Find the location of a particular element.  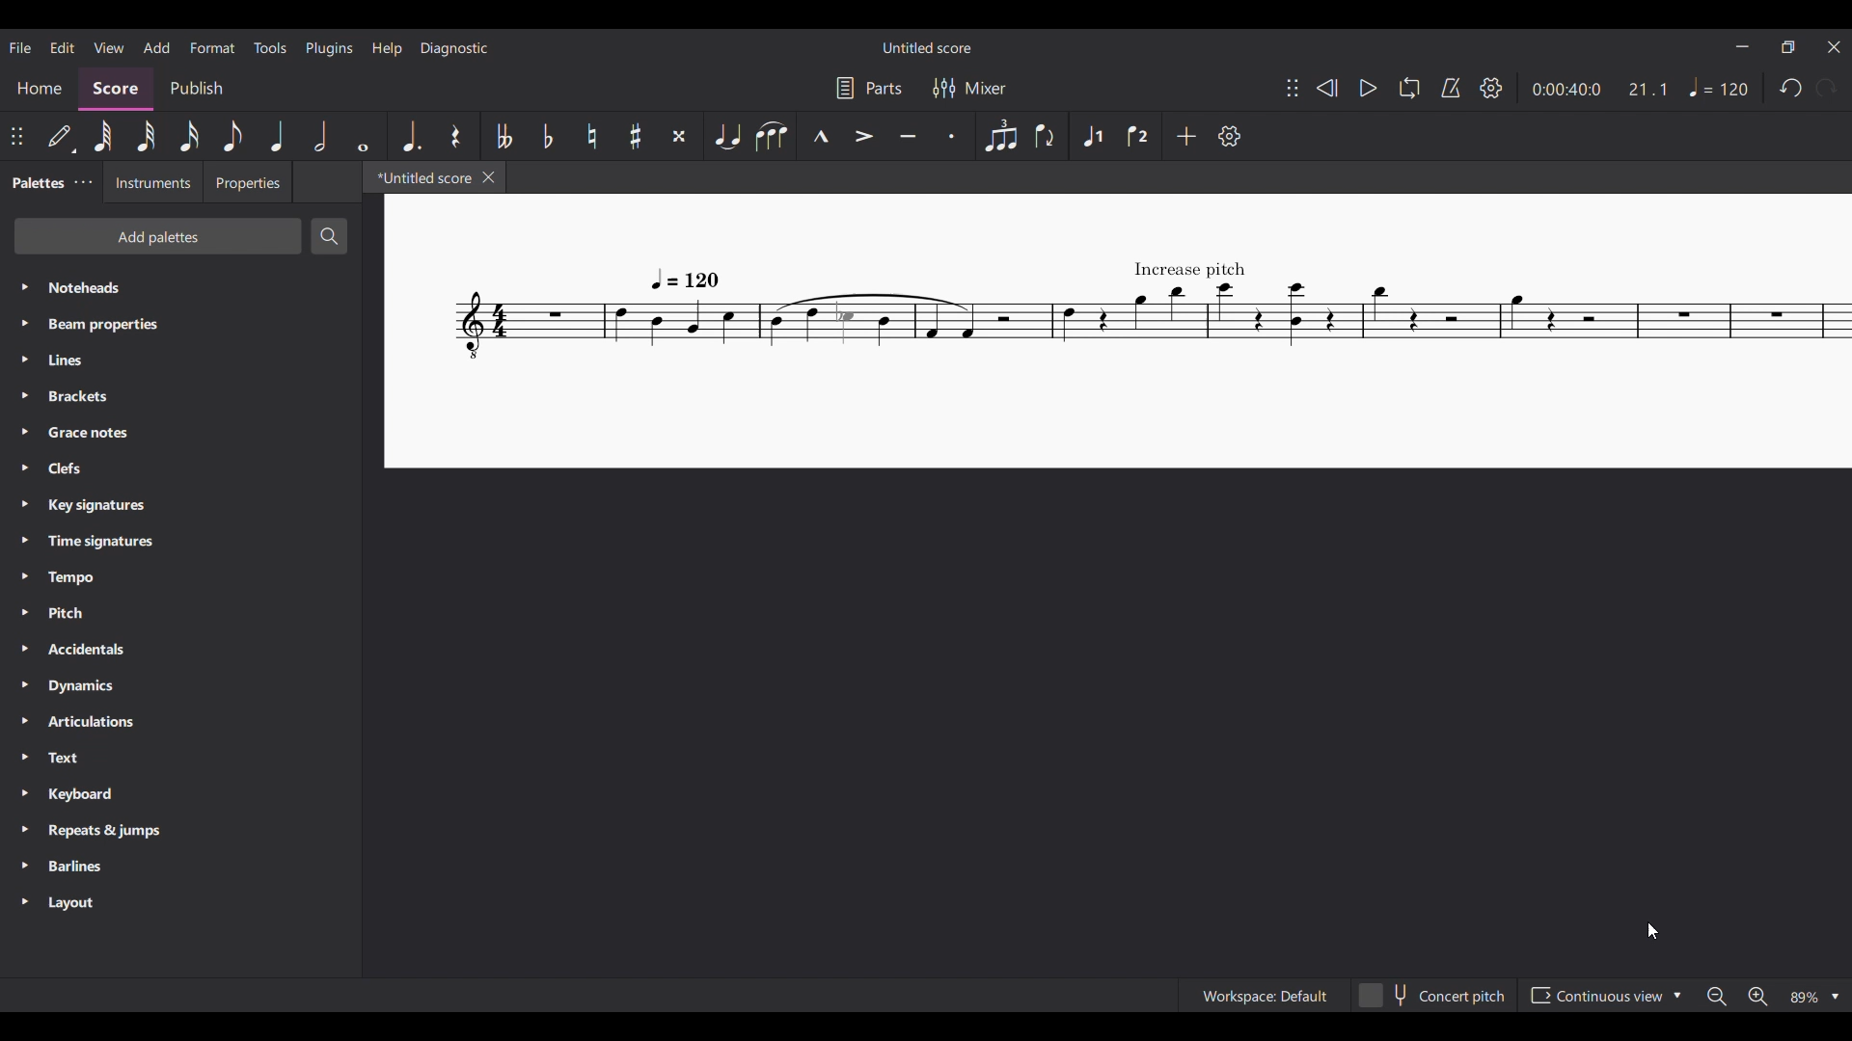

Clefs is located at coordinates (180, 468).